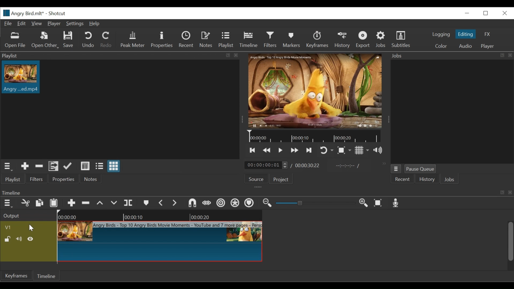  Describe the element at coordinates (486, 13) in the screenshot. I see `Restore` at that location.